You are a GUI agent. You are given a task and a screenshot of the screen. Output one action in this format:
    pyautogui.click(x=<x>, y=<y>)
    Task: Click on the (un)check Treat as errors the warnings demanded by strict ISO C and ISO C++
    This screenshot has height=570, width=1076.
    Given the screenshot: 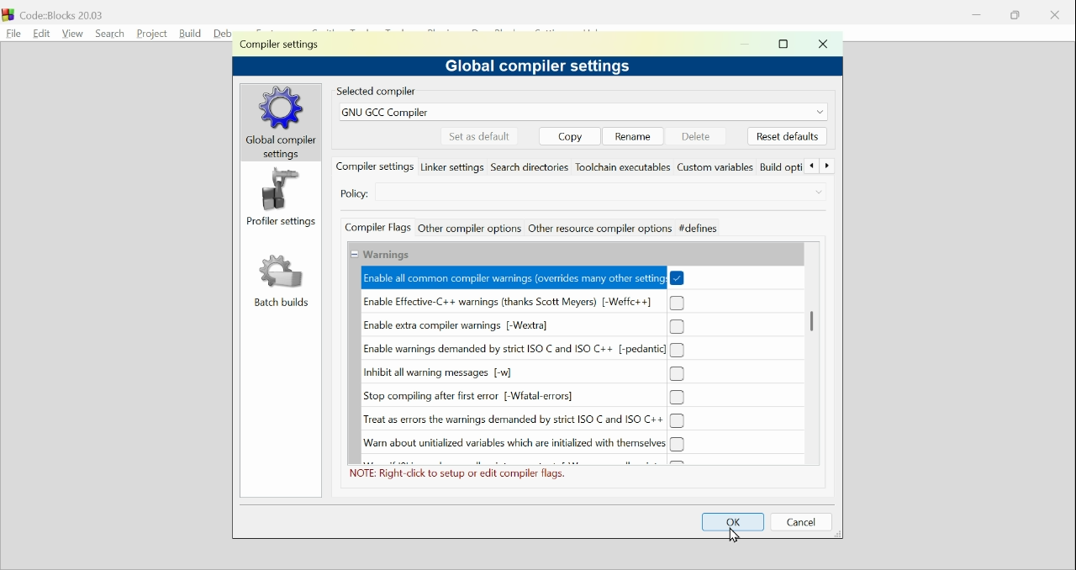 What is the action you would take?
    pyautogui.click(x=525, y=420)
    